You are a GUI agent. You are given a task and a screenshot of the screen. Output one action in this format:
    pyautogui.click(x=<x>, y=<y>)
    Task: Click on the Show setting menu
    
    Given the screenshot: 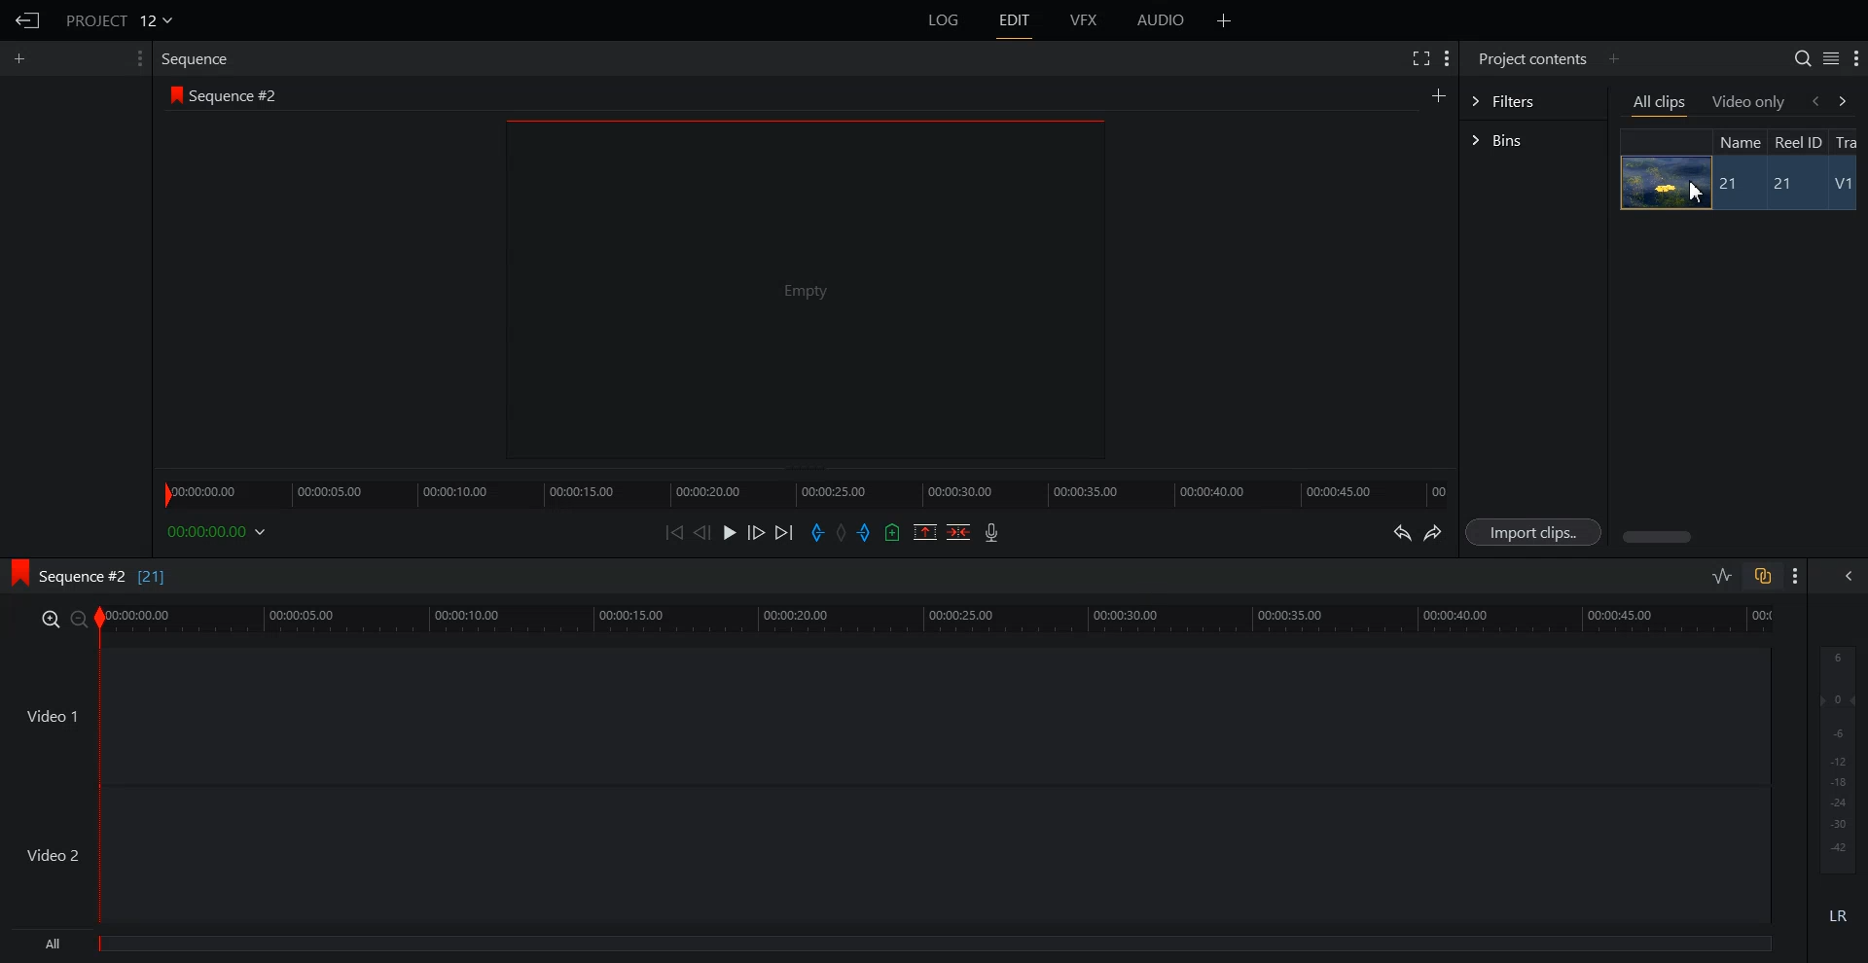 What is the action you would take?
    pyautogui.click(x=137, y=58)
    